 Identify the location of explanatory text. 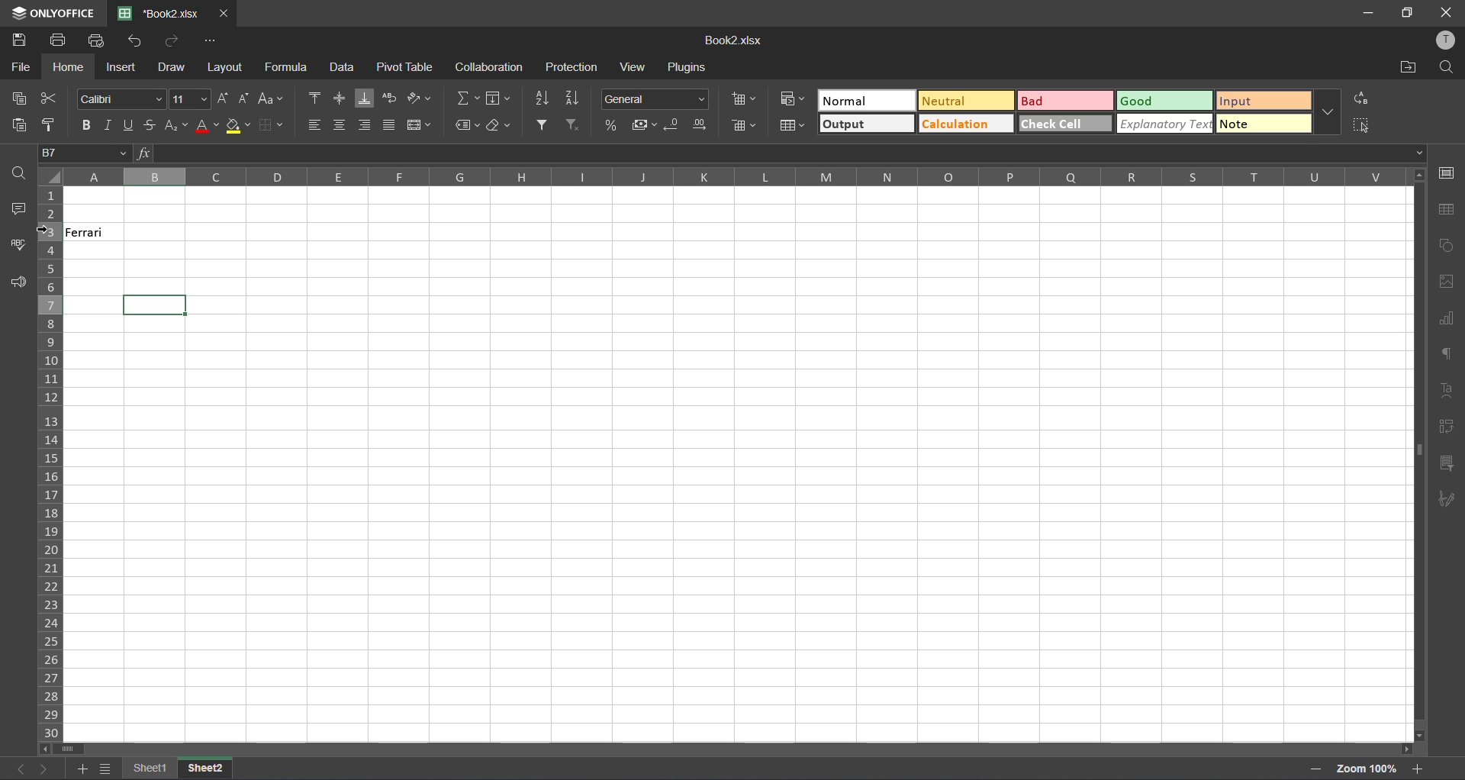
(1165, 122).